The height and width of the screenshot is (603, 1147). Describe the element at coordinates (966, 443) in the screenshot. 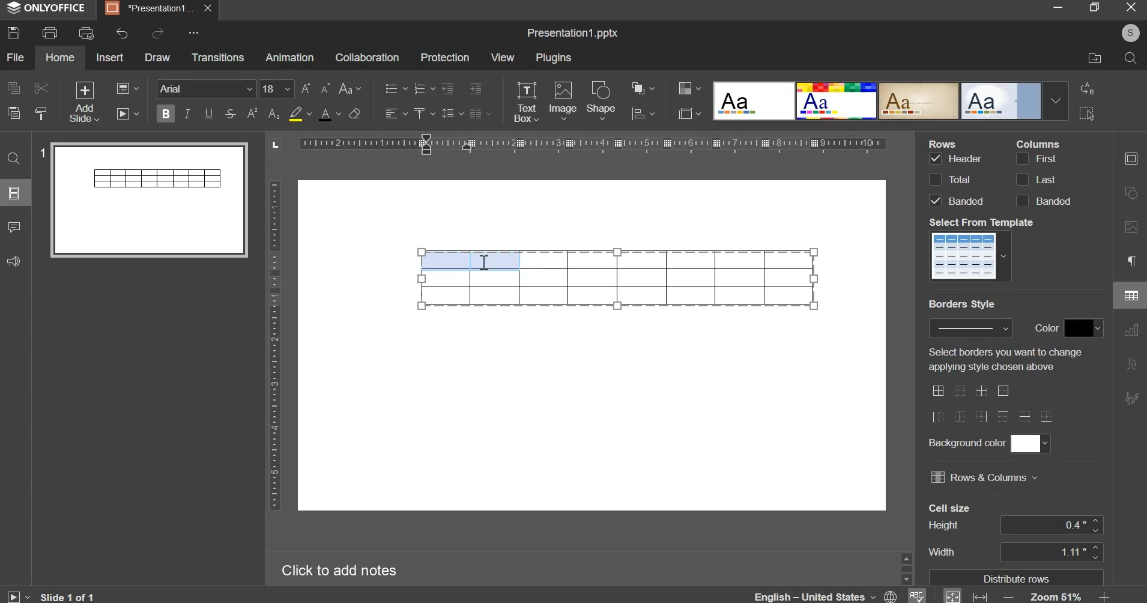

I see `Background color` at that location.